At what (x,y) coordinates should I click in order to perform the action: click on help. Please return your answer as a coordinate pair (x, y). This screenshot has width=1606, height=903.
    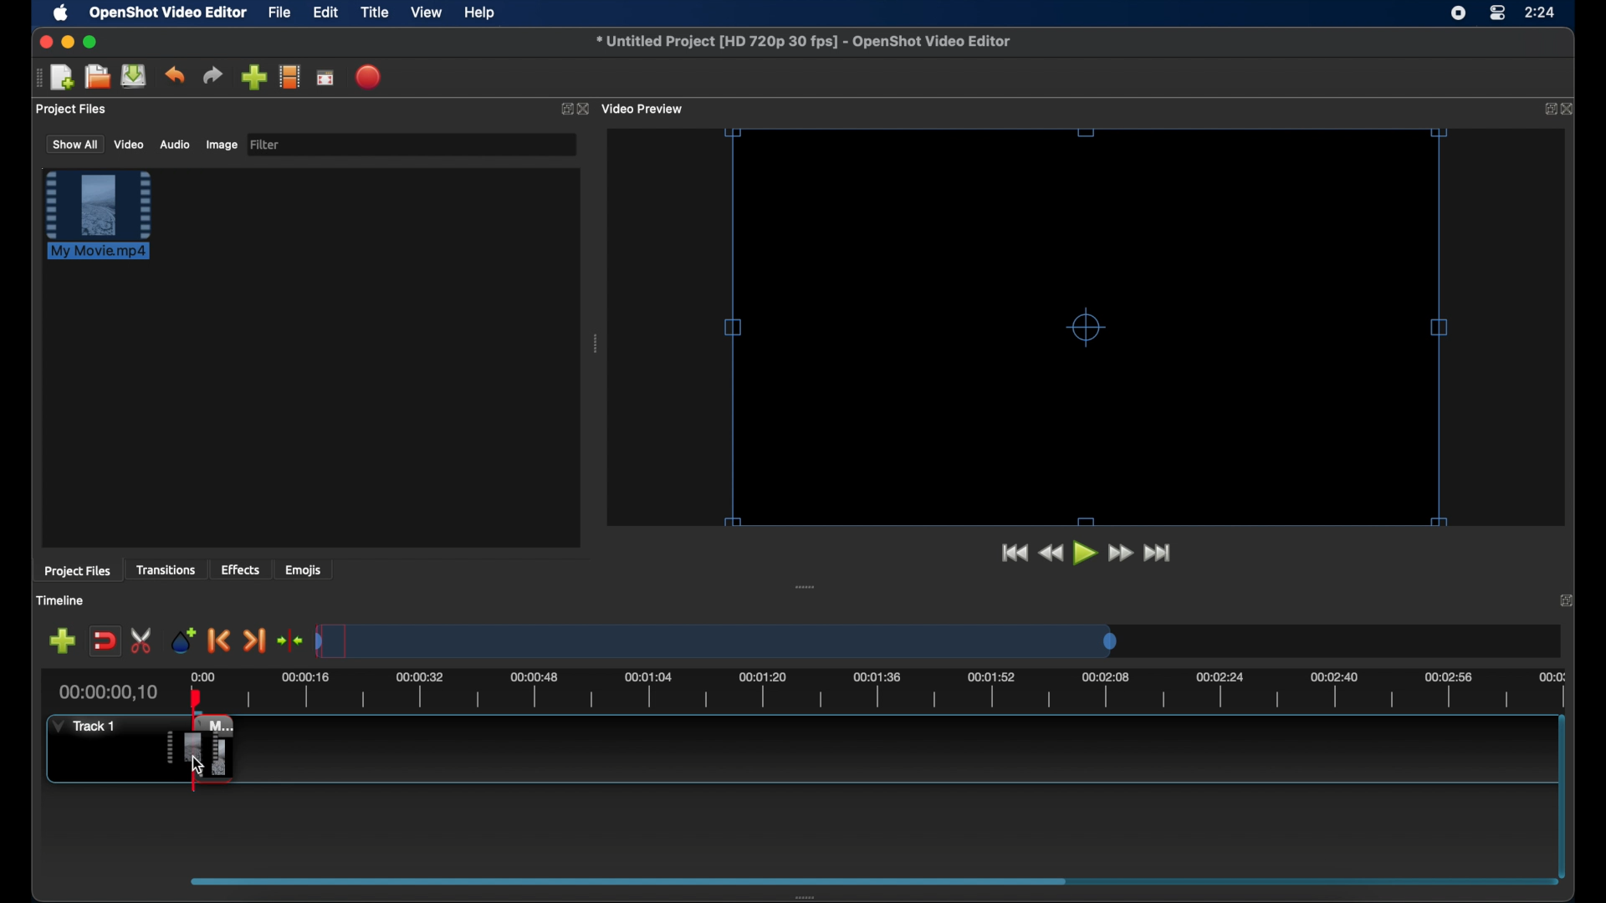
    Looking at the image, I should click on (482, 13).